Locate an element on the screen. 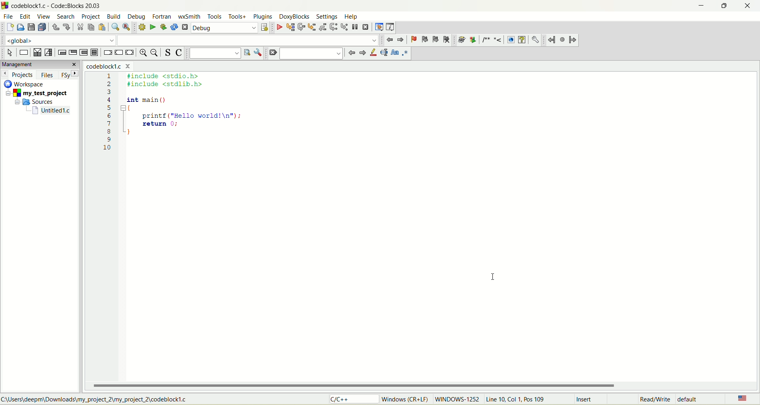 The height and width of the screenshot is (405, 760). copy is located at coordinates (91, 27).